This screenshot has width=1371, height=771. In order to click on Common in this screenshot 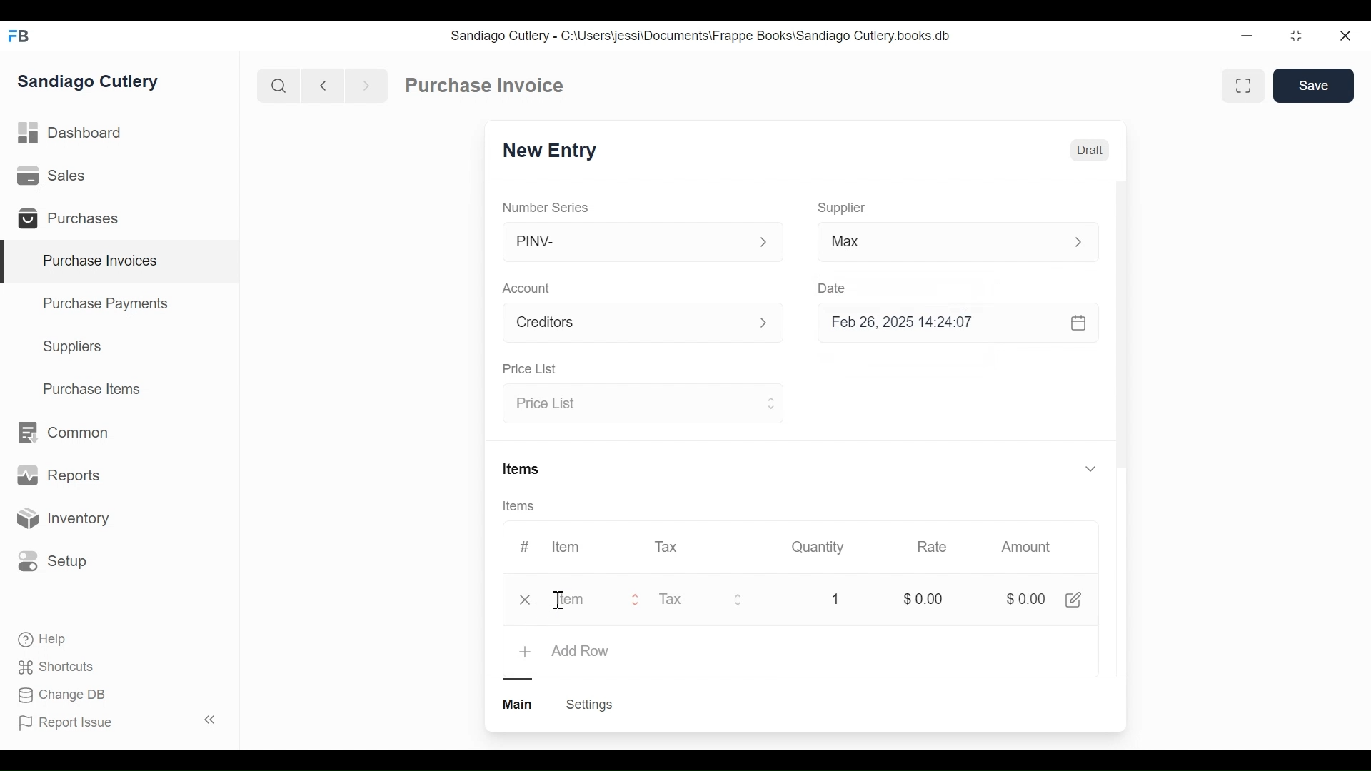, I will do `click(61, 433)`.